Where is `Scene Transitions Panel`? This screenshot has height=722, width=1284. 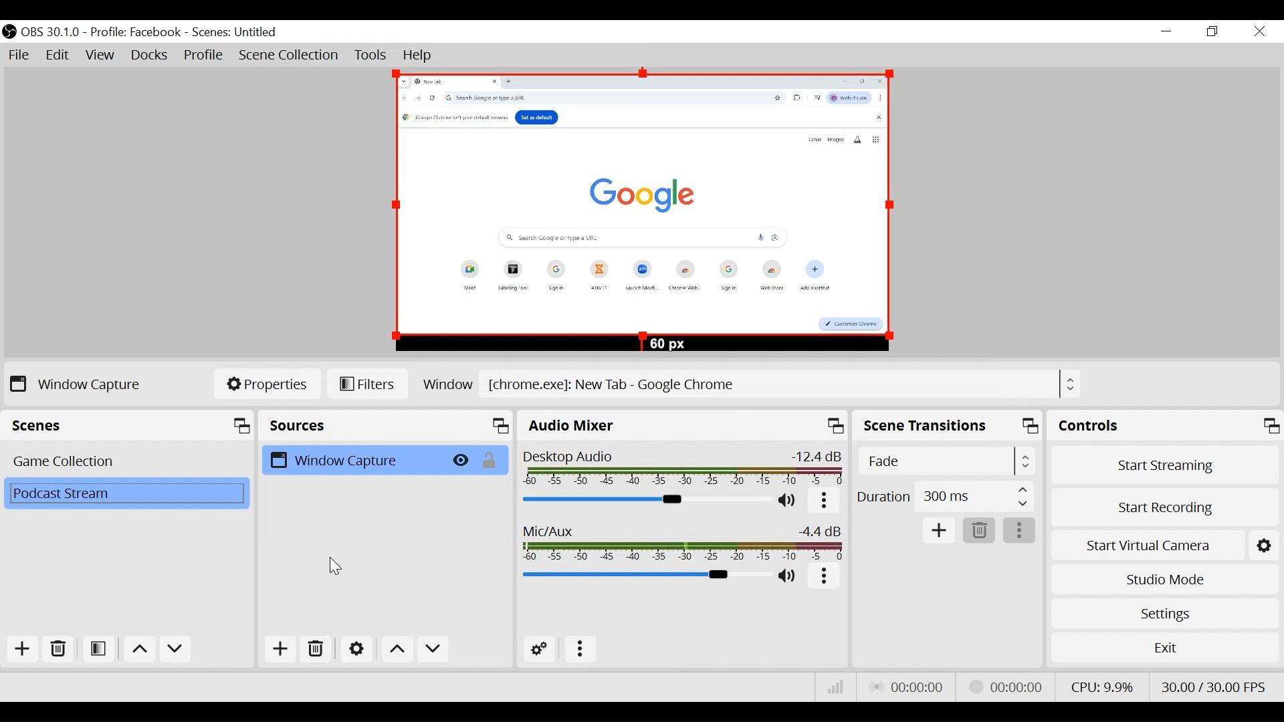
Scene Transitions Panel is located at coordinates (948, 425).